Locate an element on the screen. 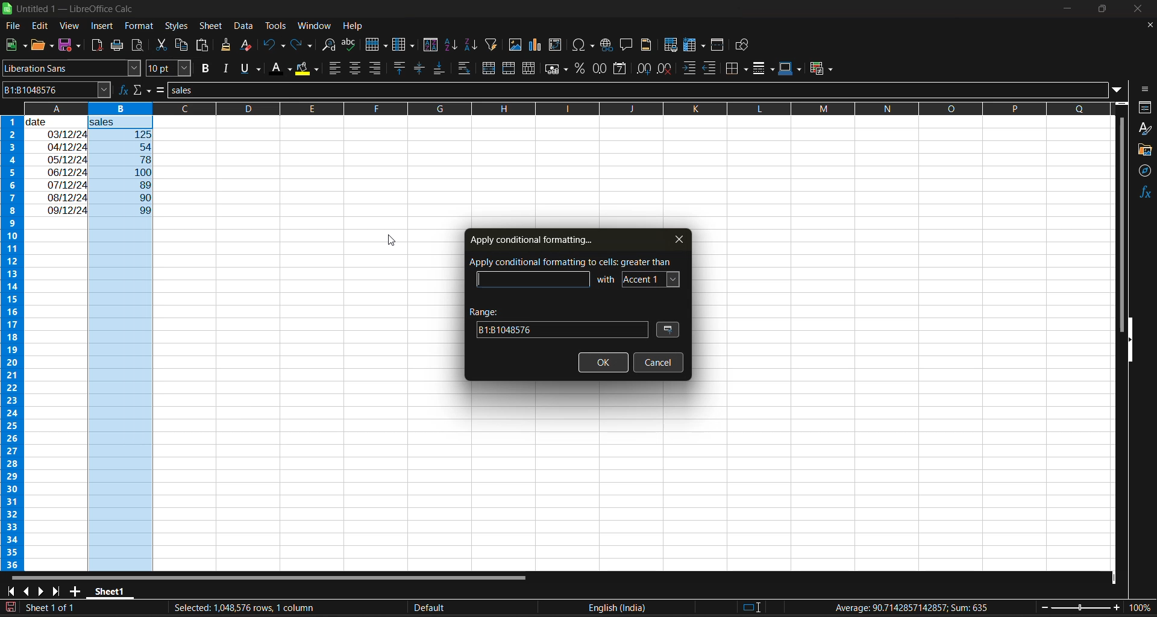 This screenshot has width=1157, height=617. file is located at coordinates (14, 25).